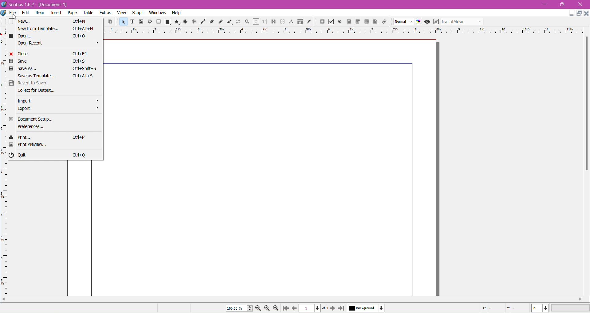  Describe the element at coordinates (264, 22) in the screenshot. I see `Edit Text with Story Editor` at that location.